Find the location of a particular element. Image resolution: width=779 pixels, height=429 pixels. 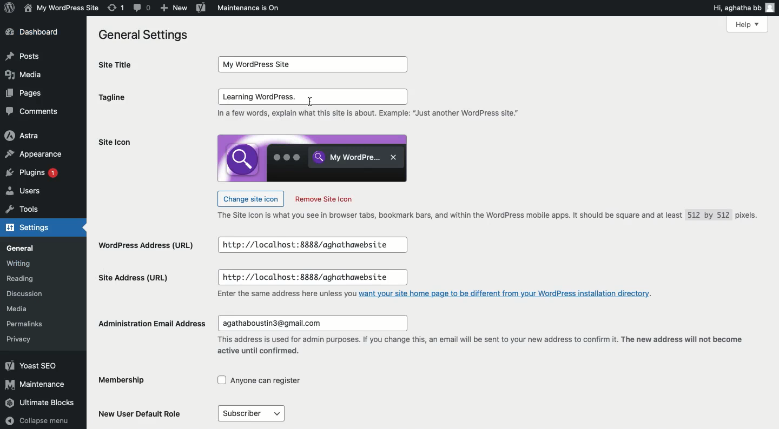

input box is located at coordinates (312, 245).